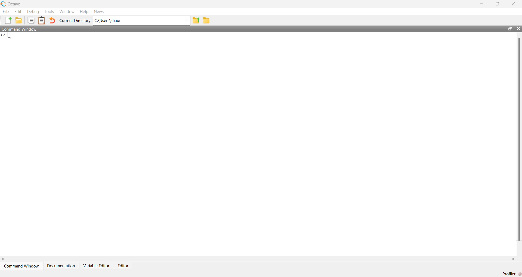  Describe the element at coordinates (6, 11) in the screenshot. I see `file` at that location.